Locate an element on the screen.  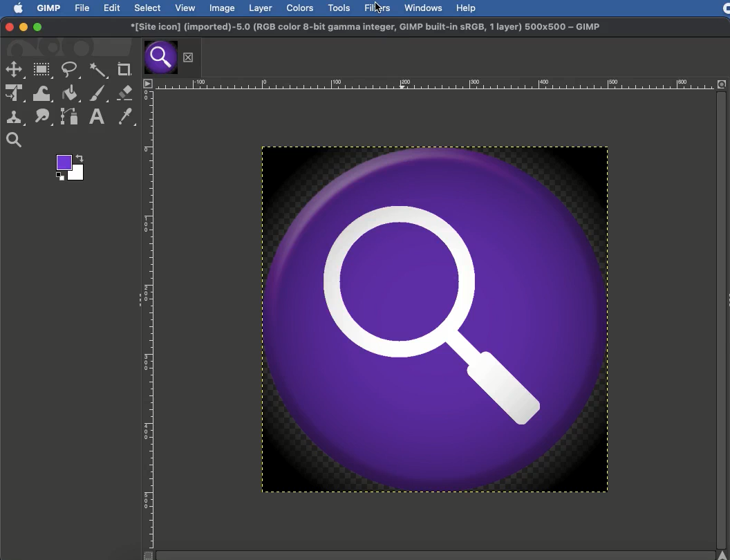
 is located at coordinates (149, 319).